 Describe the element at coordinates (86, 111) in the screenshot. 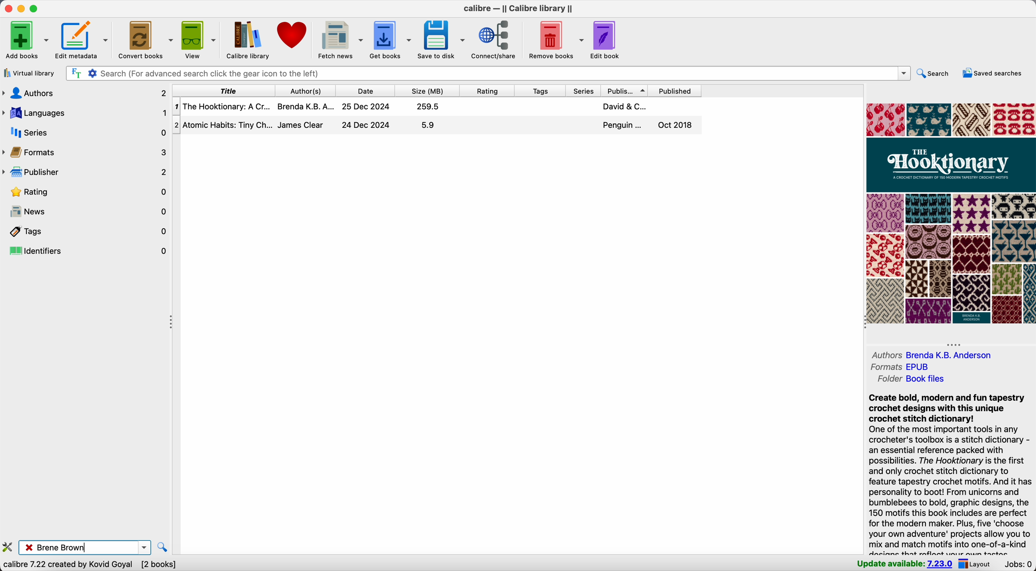

I see `languages` at that location.